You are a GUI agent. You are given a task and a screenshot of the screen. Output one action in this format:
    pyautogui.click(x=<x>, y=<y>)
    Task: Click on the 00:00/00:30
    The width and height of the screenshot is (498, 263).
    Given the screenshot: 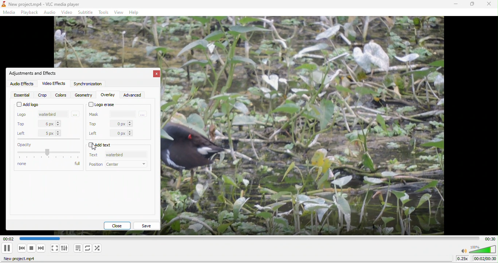 What is the action you would take?
    pyautogui.click(x=485, y=259)
    